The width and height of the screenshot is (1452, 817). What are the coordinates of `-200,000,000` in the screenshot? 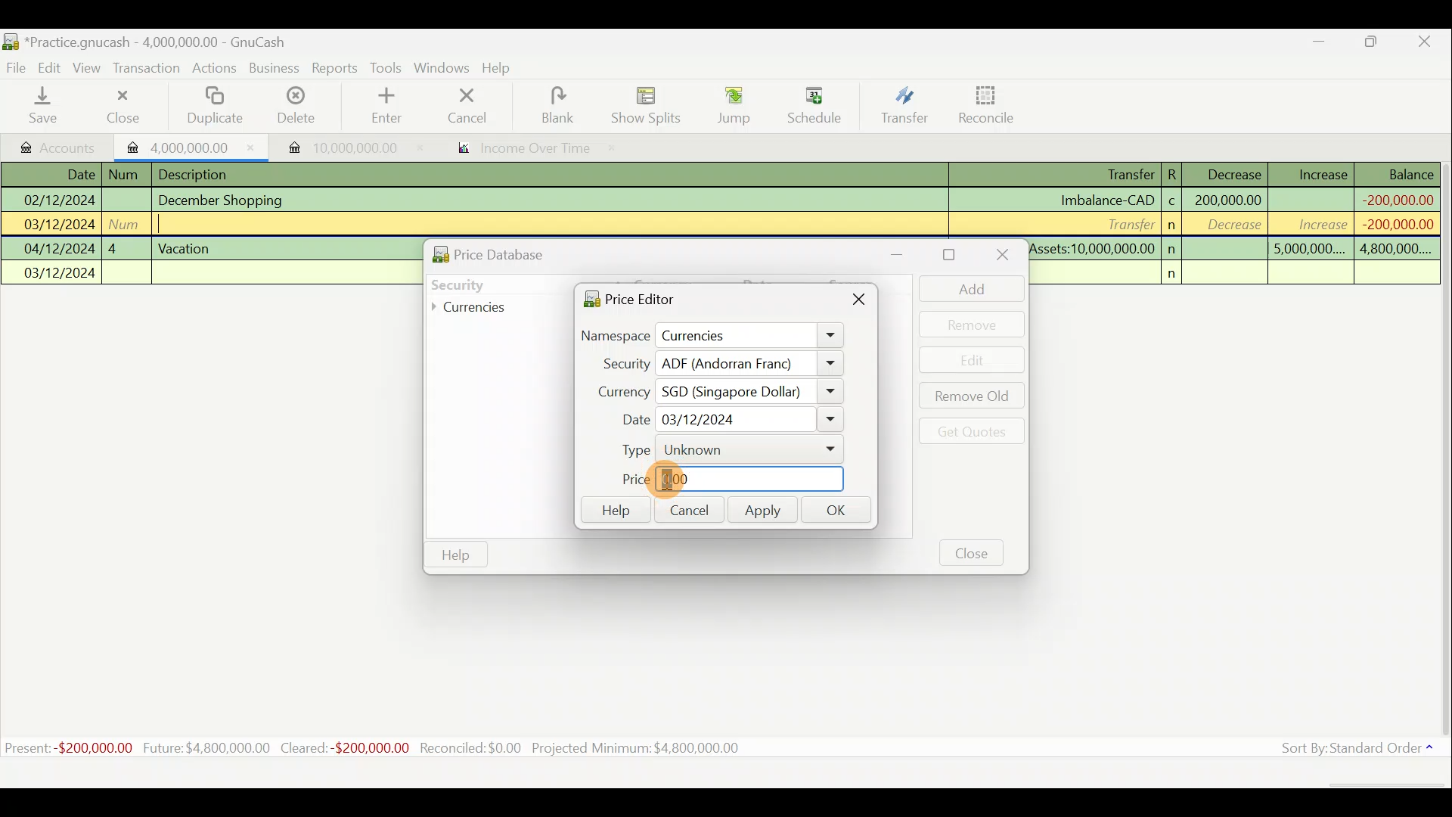 It's located at (1392, 224).